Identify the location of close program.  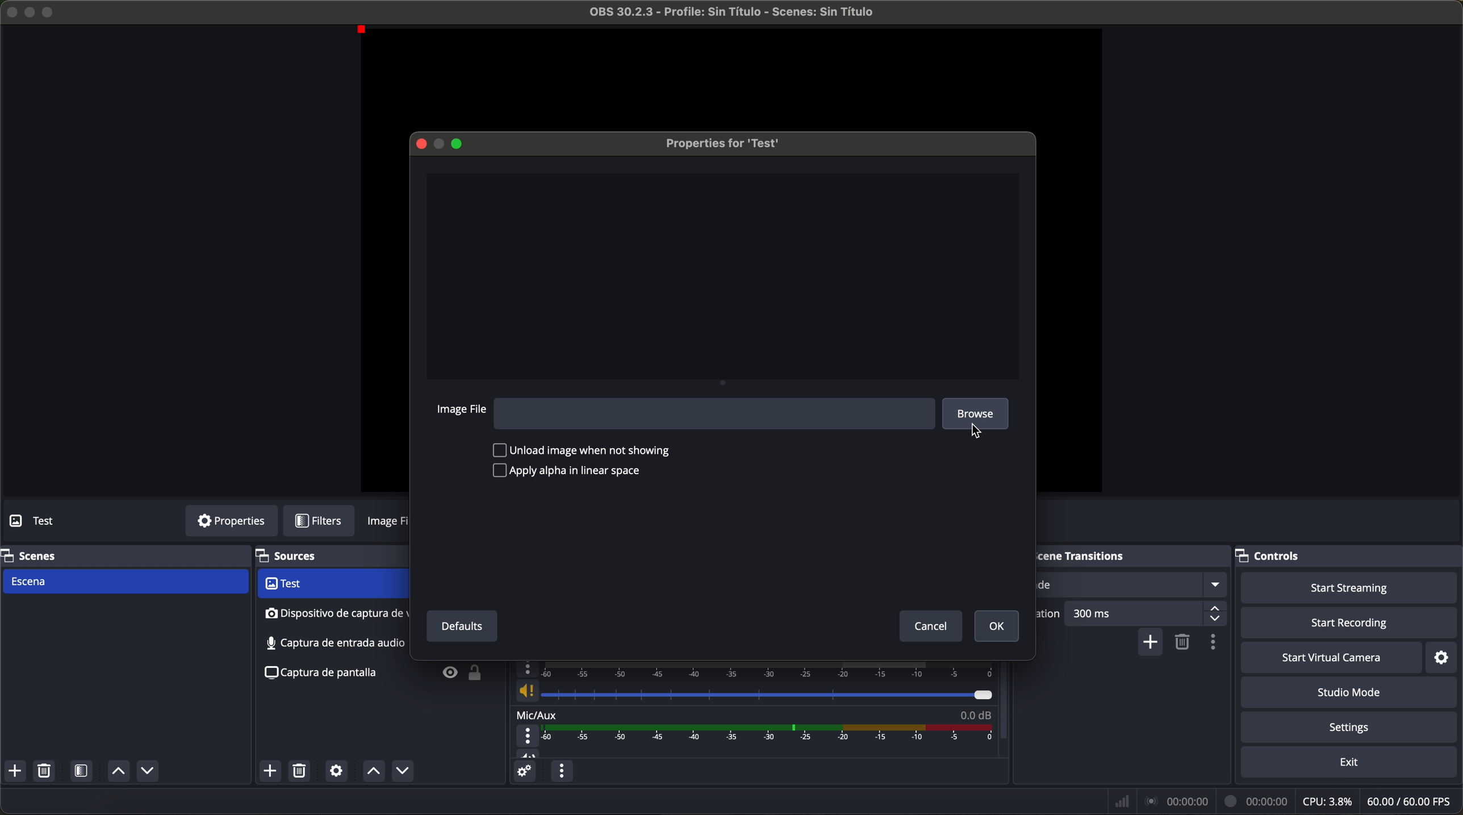
(10, 11).